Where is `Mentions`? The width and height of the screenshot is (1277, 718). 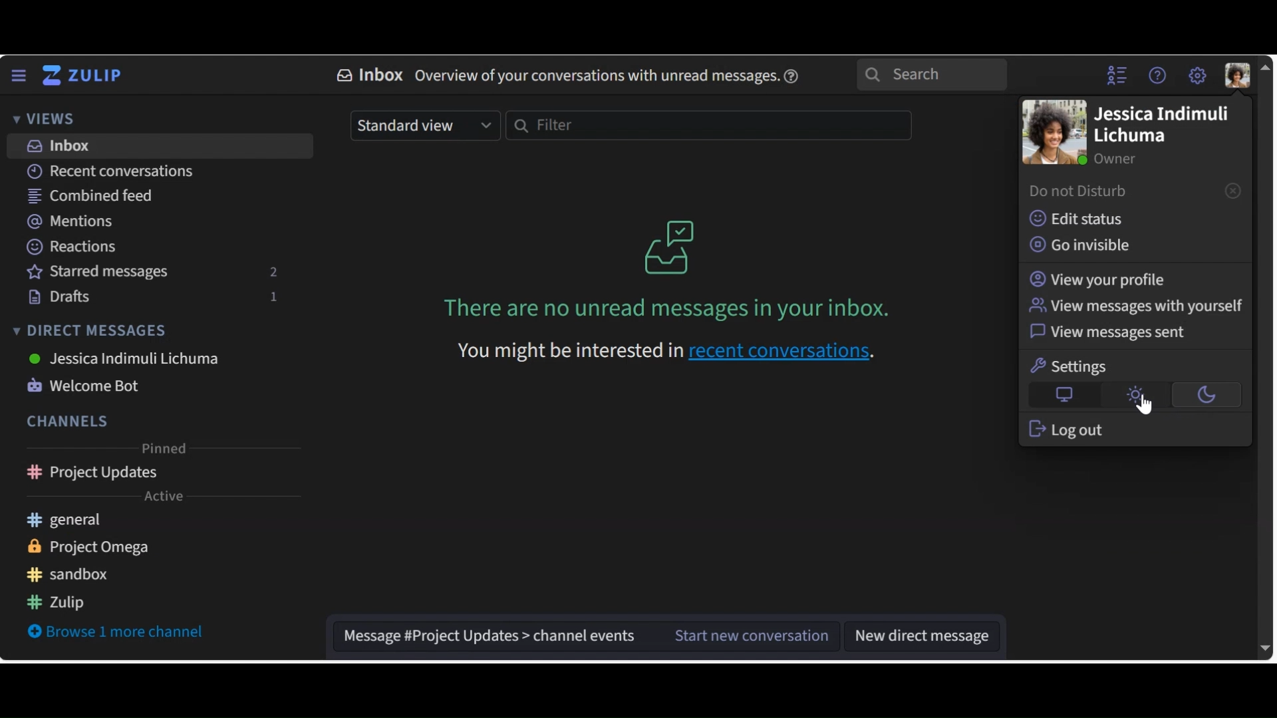 Mentions is located at coordinates (73, 221).